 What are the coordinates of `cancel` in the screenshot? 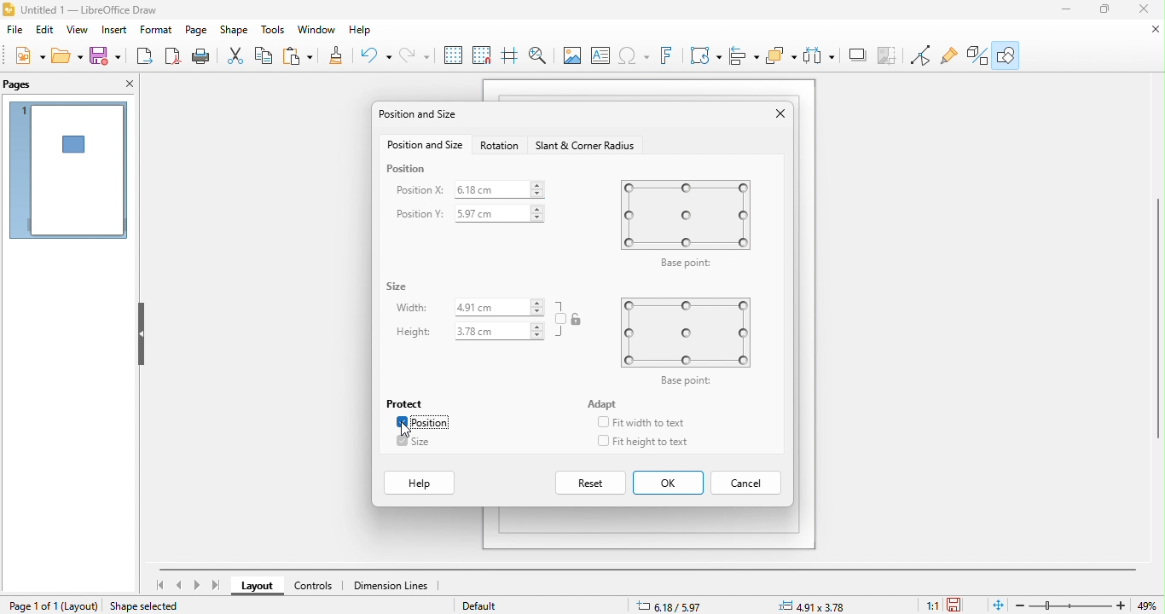 It's located at (749, 482).